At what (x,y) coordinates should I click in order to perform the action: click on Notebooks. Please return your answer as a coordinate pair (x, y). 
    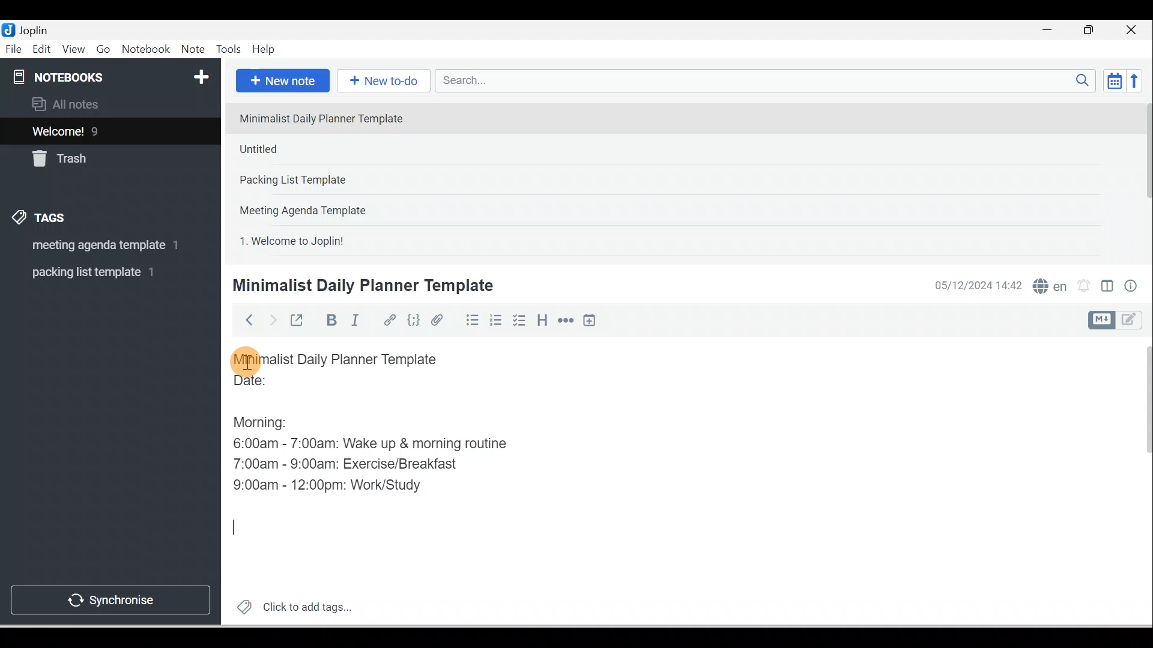
    Looking at the image, I should click on (113, 74).